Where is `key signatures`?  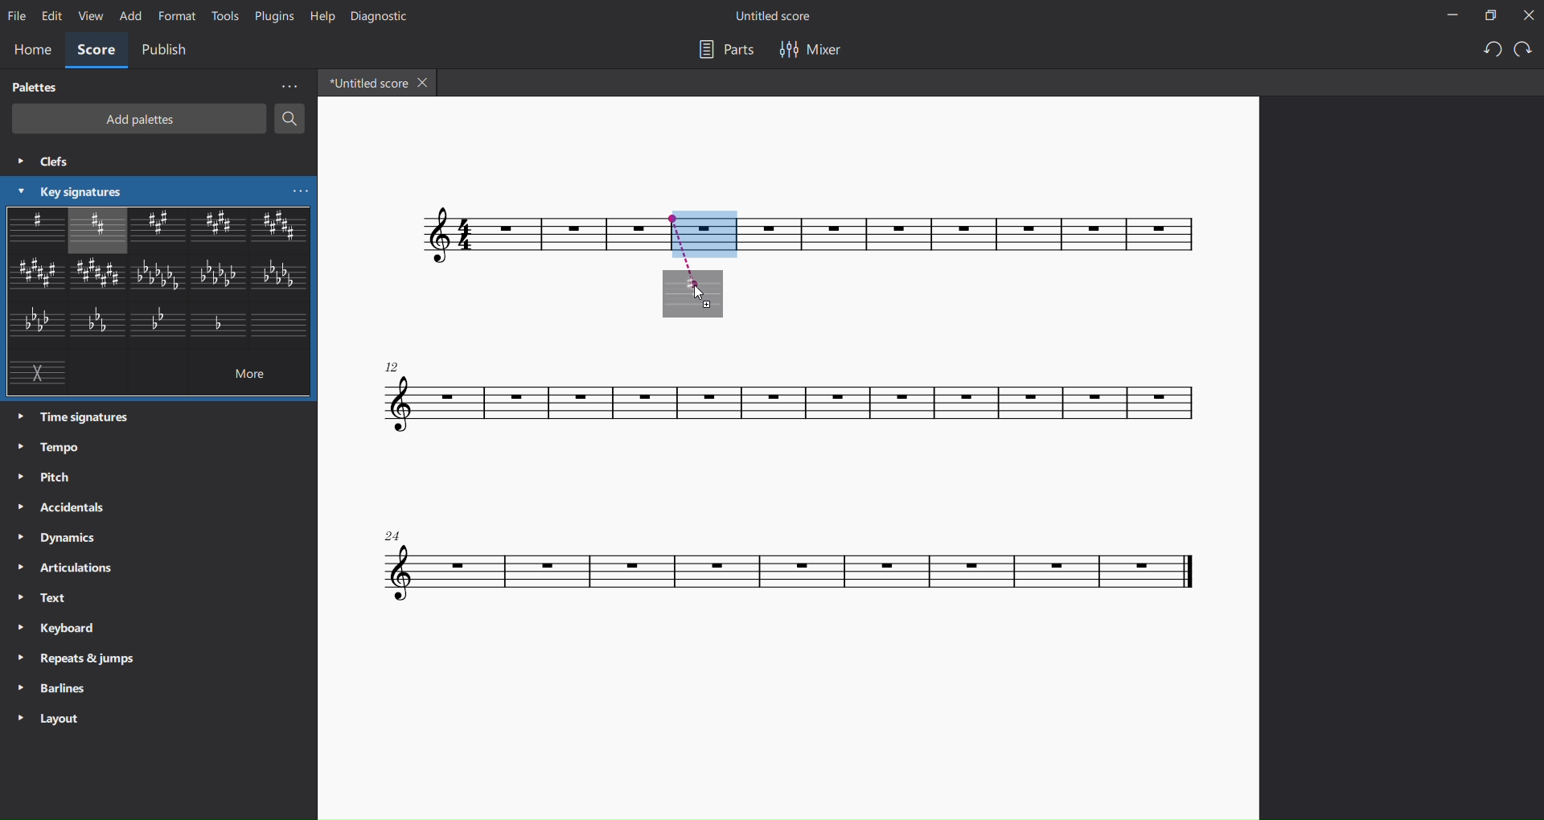
key signatures is located at coordinates (68, 189).